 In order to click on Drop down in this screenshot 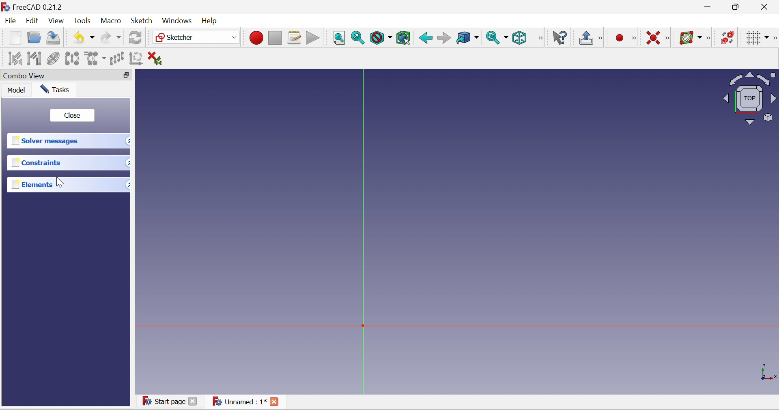, I will do `click(126, 140)`.